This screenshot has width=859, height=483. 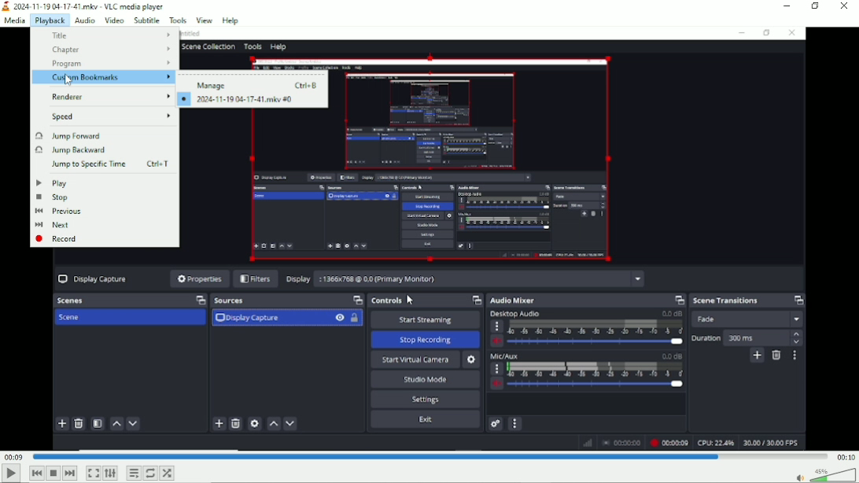 I want to click on view, so click(x=205, y=20).